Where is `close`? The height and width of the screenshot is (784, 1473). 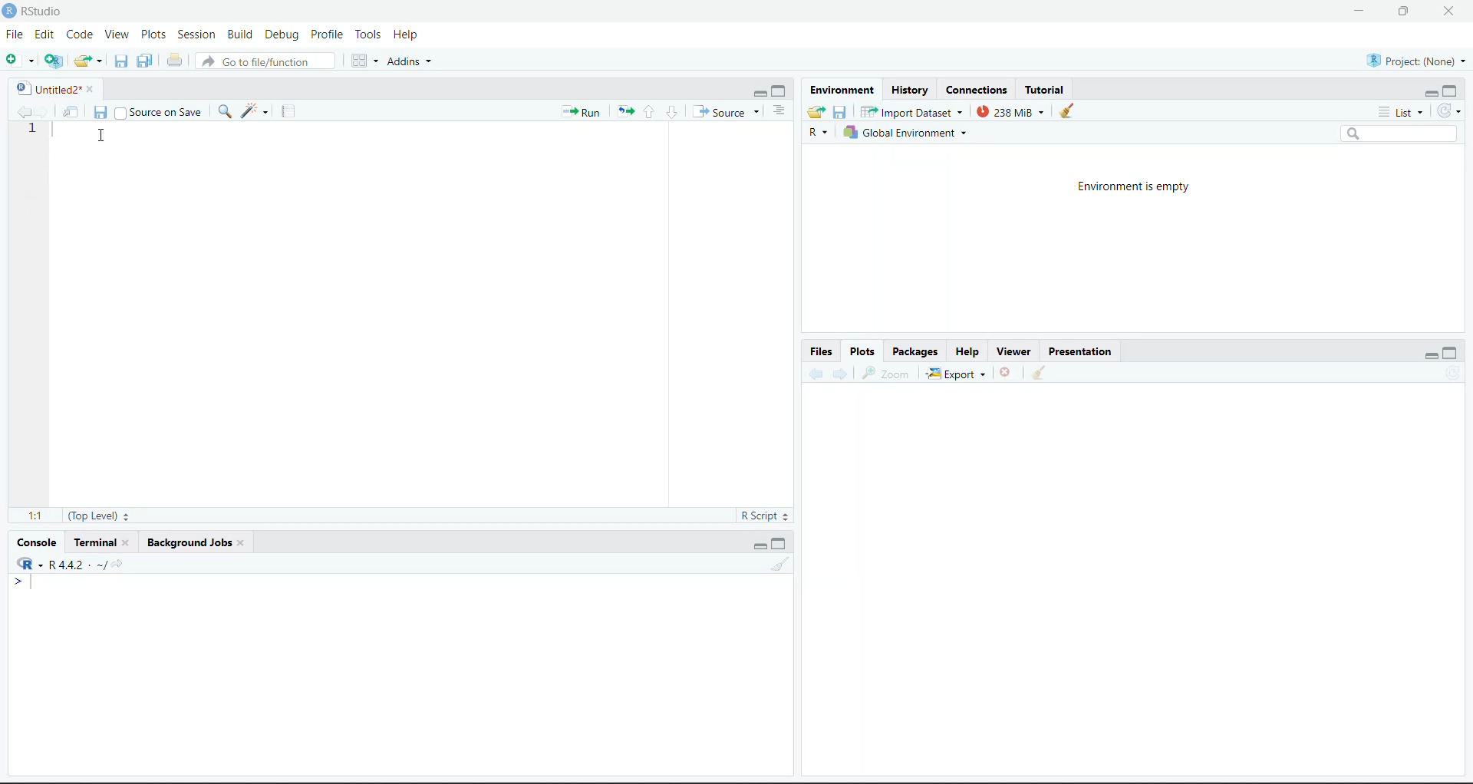 close is located at coordinates (95, 89).